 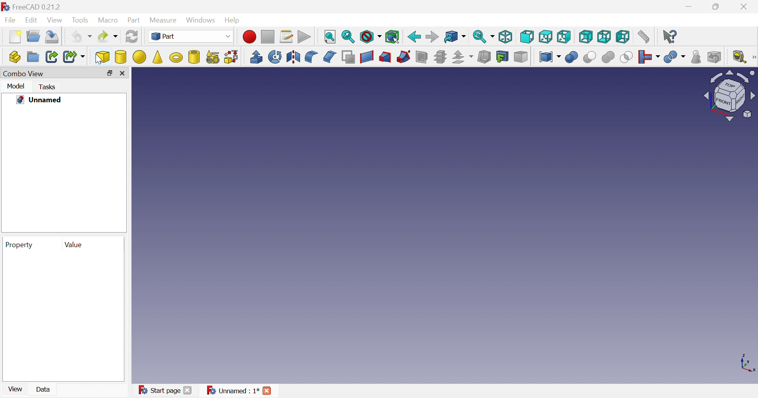 I want to click on Join objects, so click(x=648, y=57).